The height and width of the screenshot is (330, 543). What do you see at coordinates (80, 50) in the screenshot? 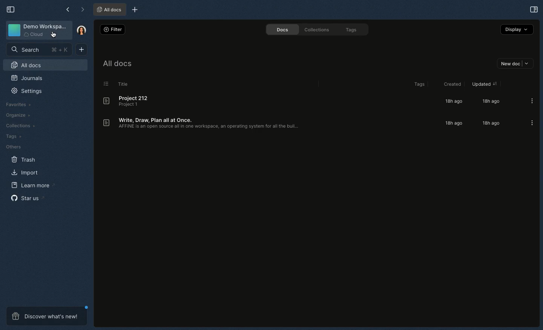
I see `New document` at bounding box center [80, 50].